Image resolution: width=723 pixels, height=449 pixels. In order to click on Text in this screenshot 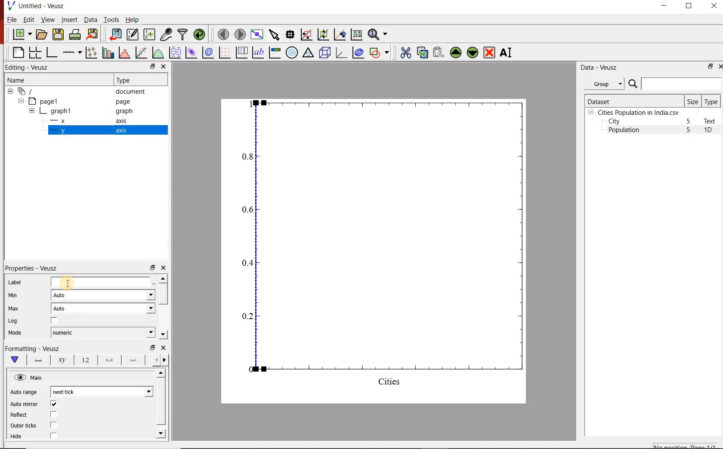, I will do `click(711, 121)`.